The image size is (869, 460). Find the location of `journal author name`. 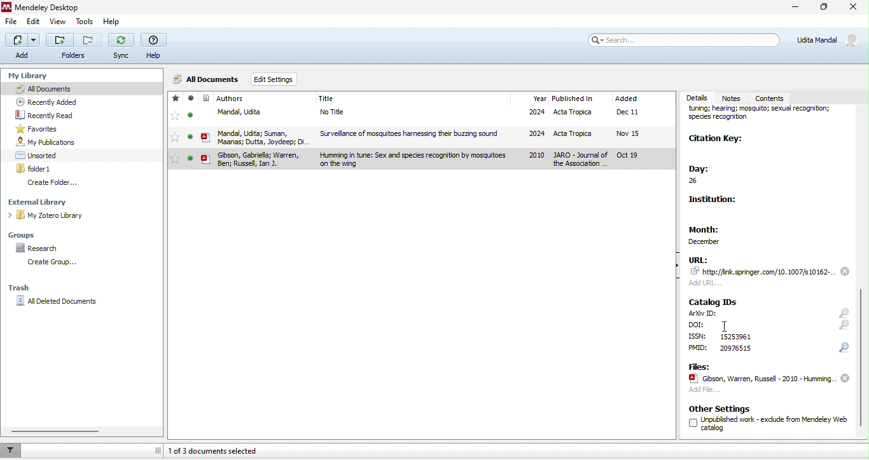

journal author name is located at coordinates (231, 98).